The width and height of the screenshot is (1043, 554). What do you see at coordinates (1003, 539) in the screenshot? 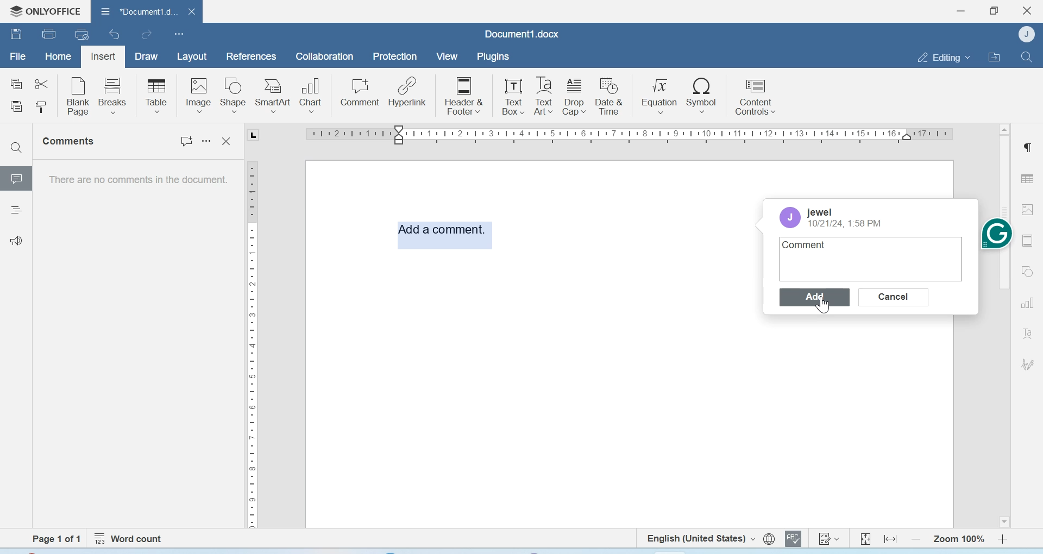
I see `Zoom in` at bounding box center [1003, 539].